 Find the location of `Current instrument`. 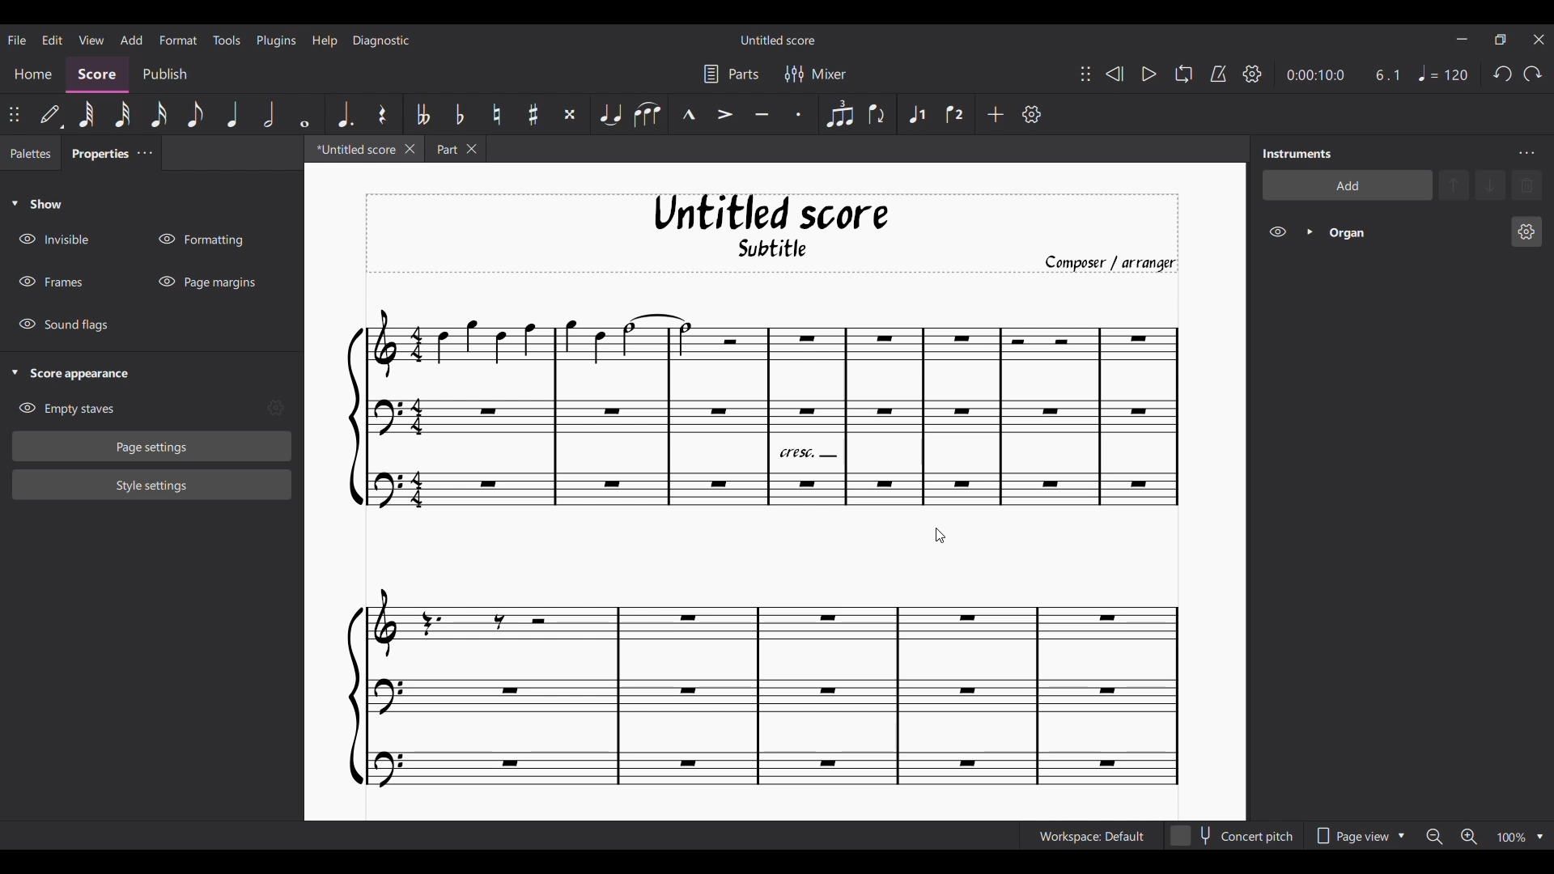

Current instrument is located at coordinates (1413, 232).